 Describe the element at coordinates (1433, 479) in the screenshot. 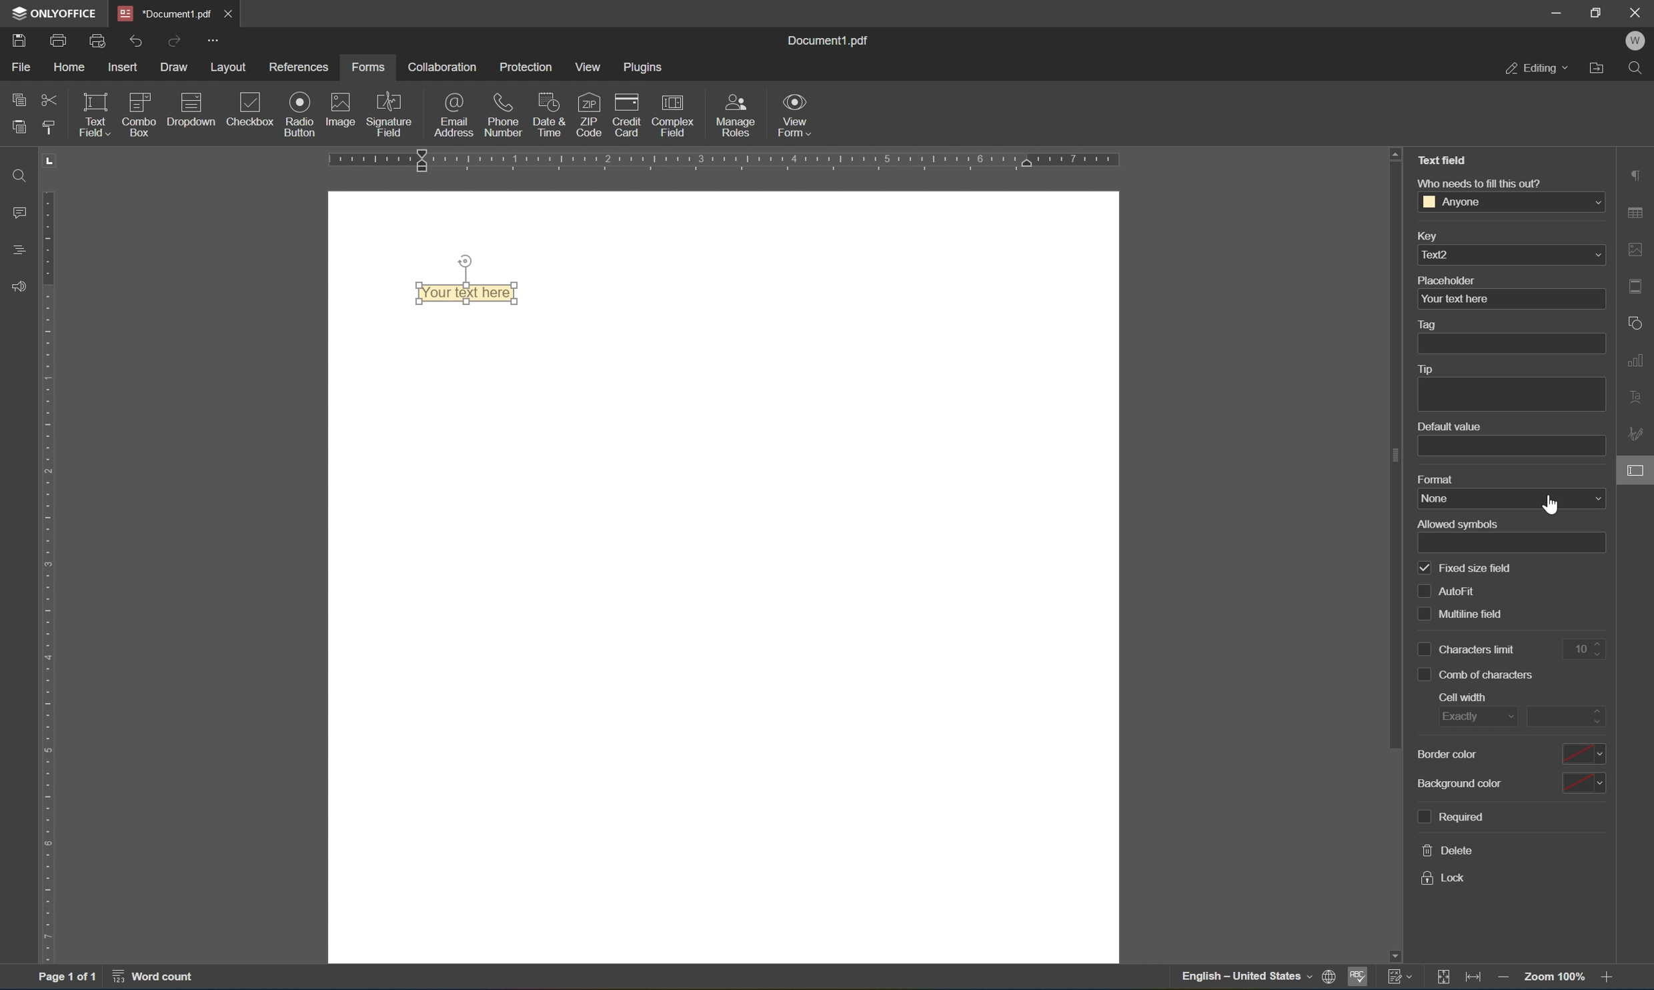

I see `format` at that location.